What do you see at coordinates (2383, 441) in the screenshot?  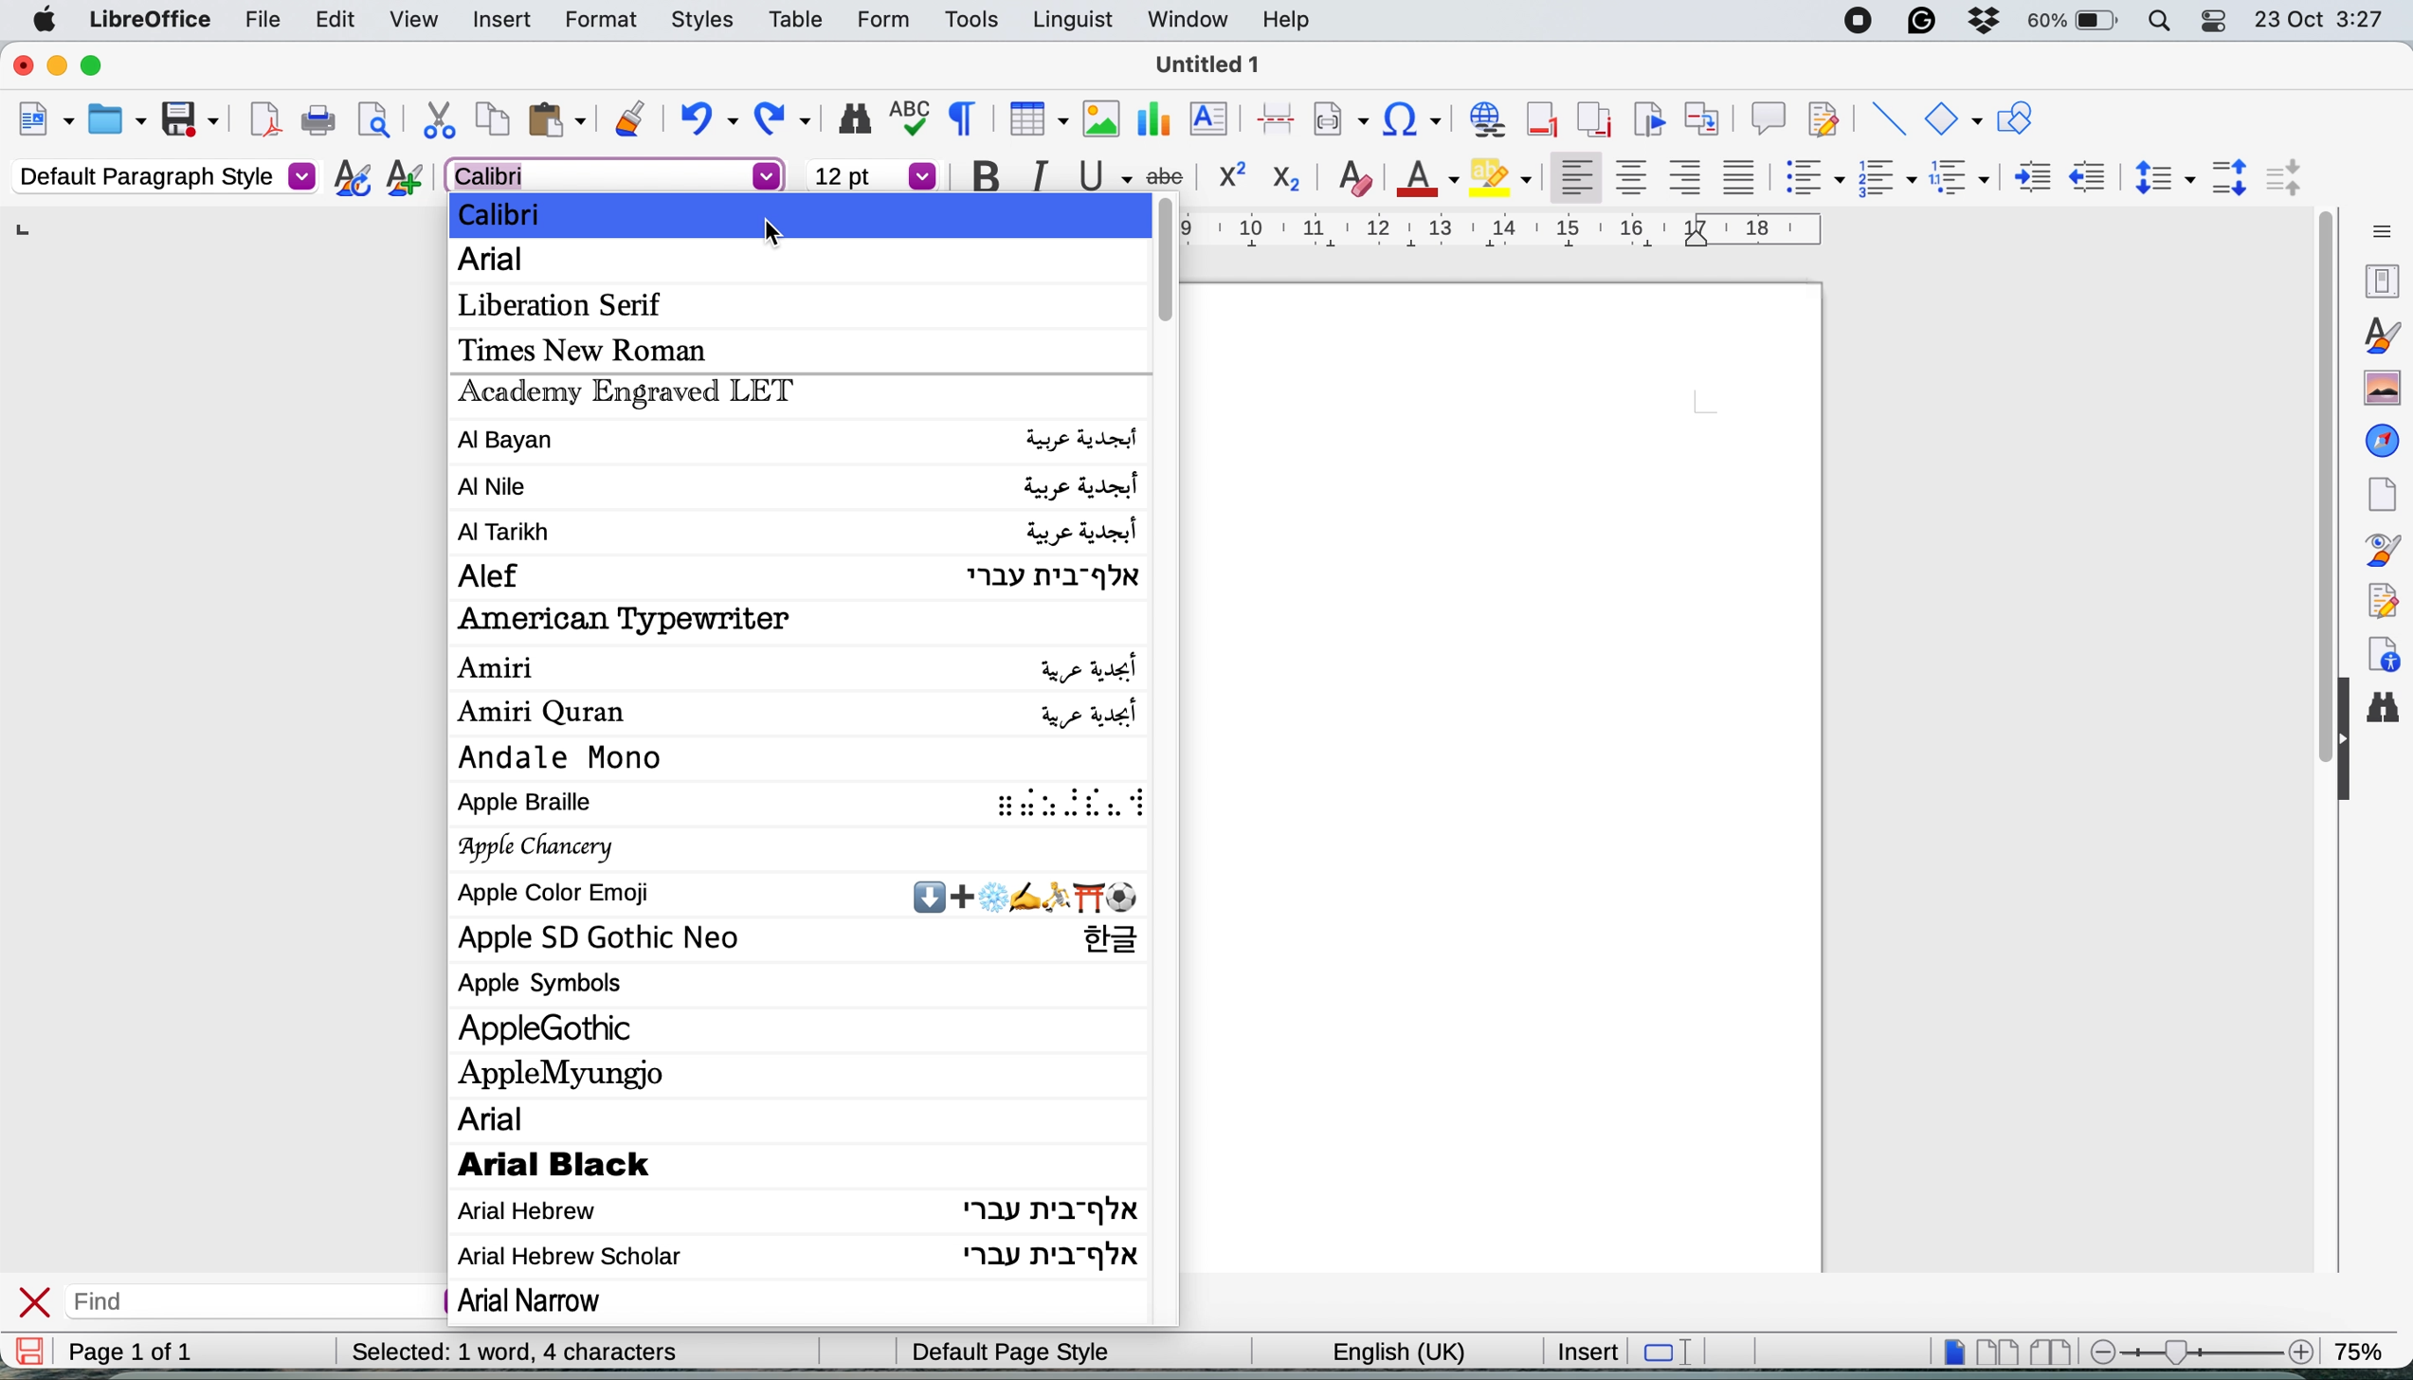 I see `navigator` at bounding box center [2383, 441].